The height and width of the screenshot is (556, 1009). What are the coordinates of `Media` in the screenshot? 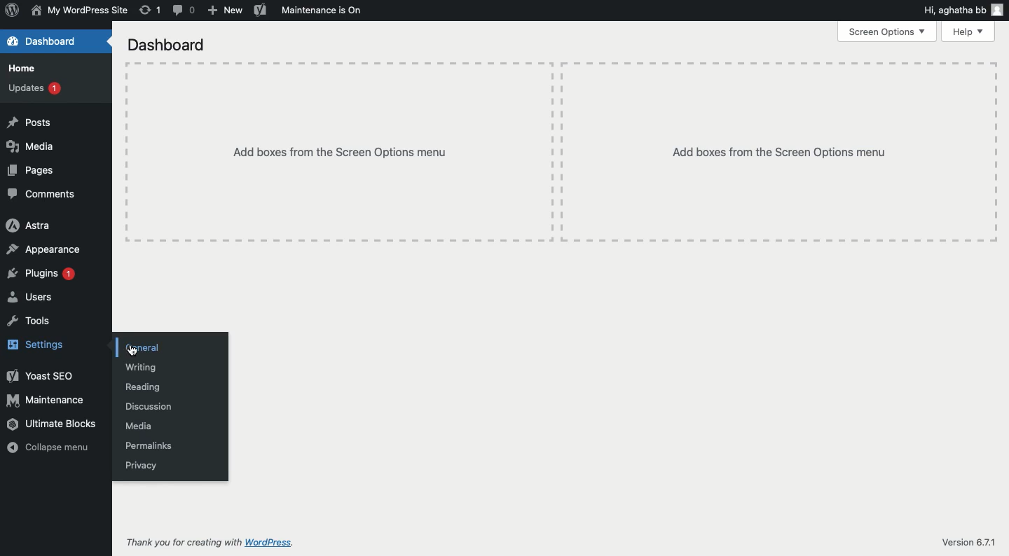 It's located at (30, 146).